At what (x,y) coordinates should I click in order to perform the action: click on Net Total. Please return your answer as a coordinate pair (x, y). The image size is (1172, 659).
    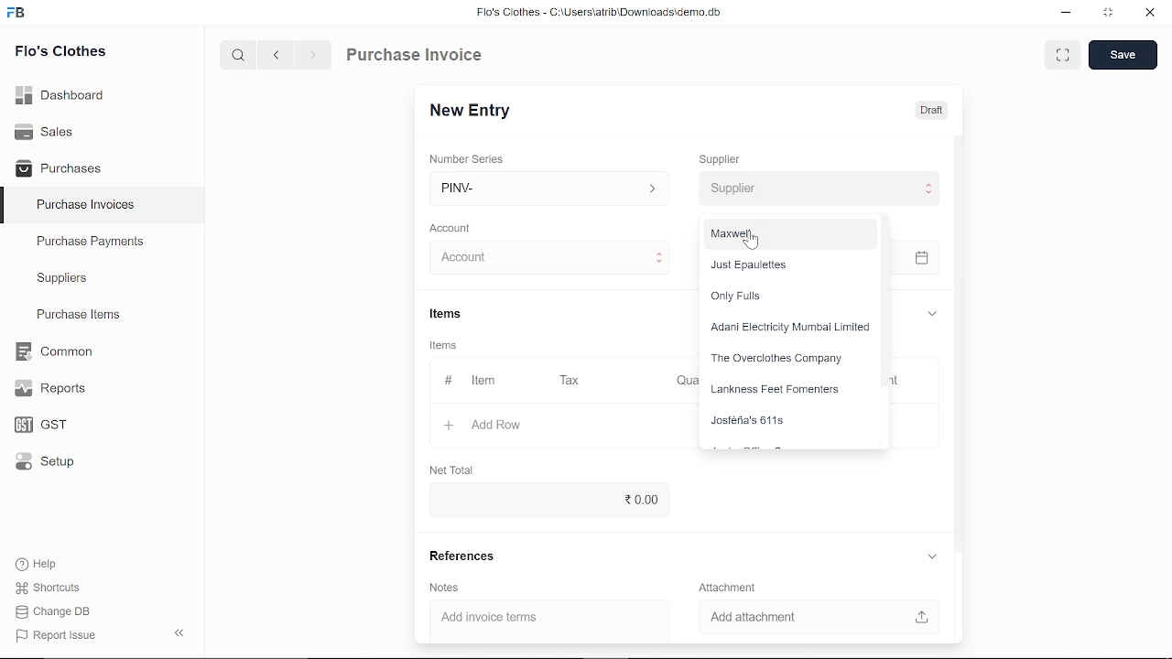
    Looking at the image, I should click on (455, 470).